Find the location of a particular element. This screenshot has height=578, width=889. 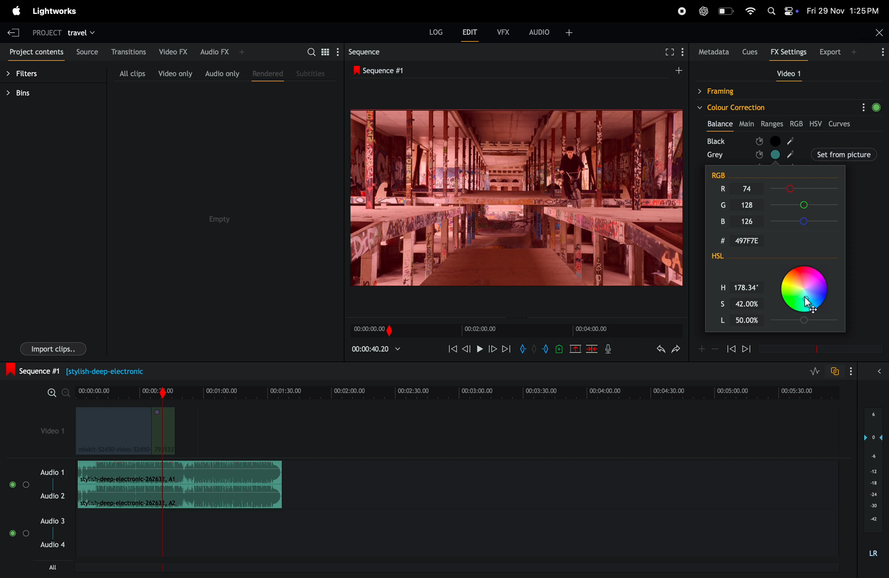

 is located at coordinates (548, 31).